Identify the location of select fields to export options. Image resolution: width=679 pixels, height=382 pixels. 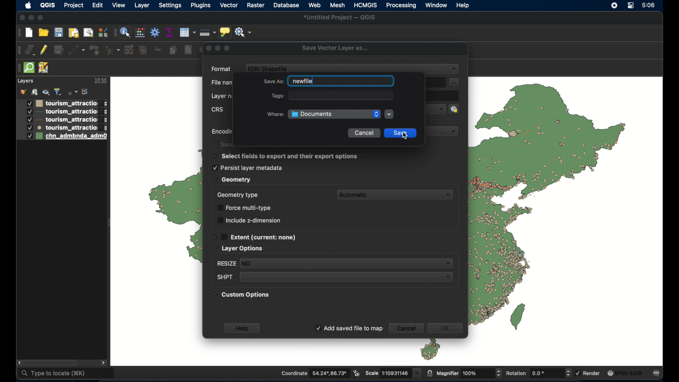
(286, 156).